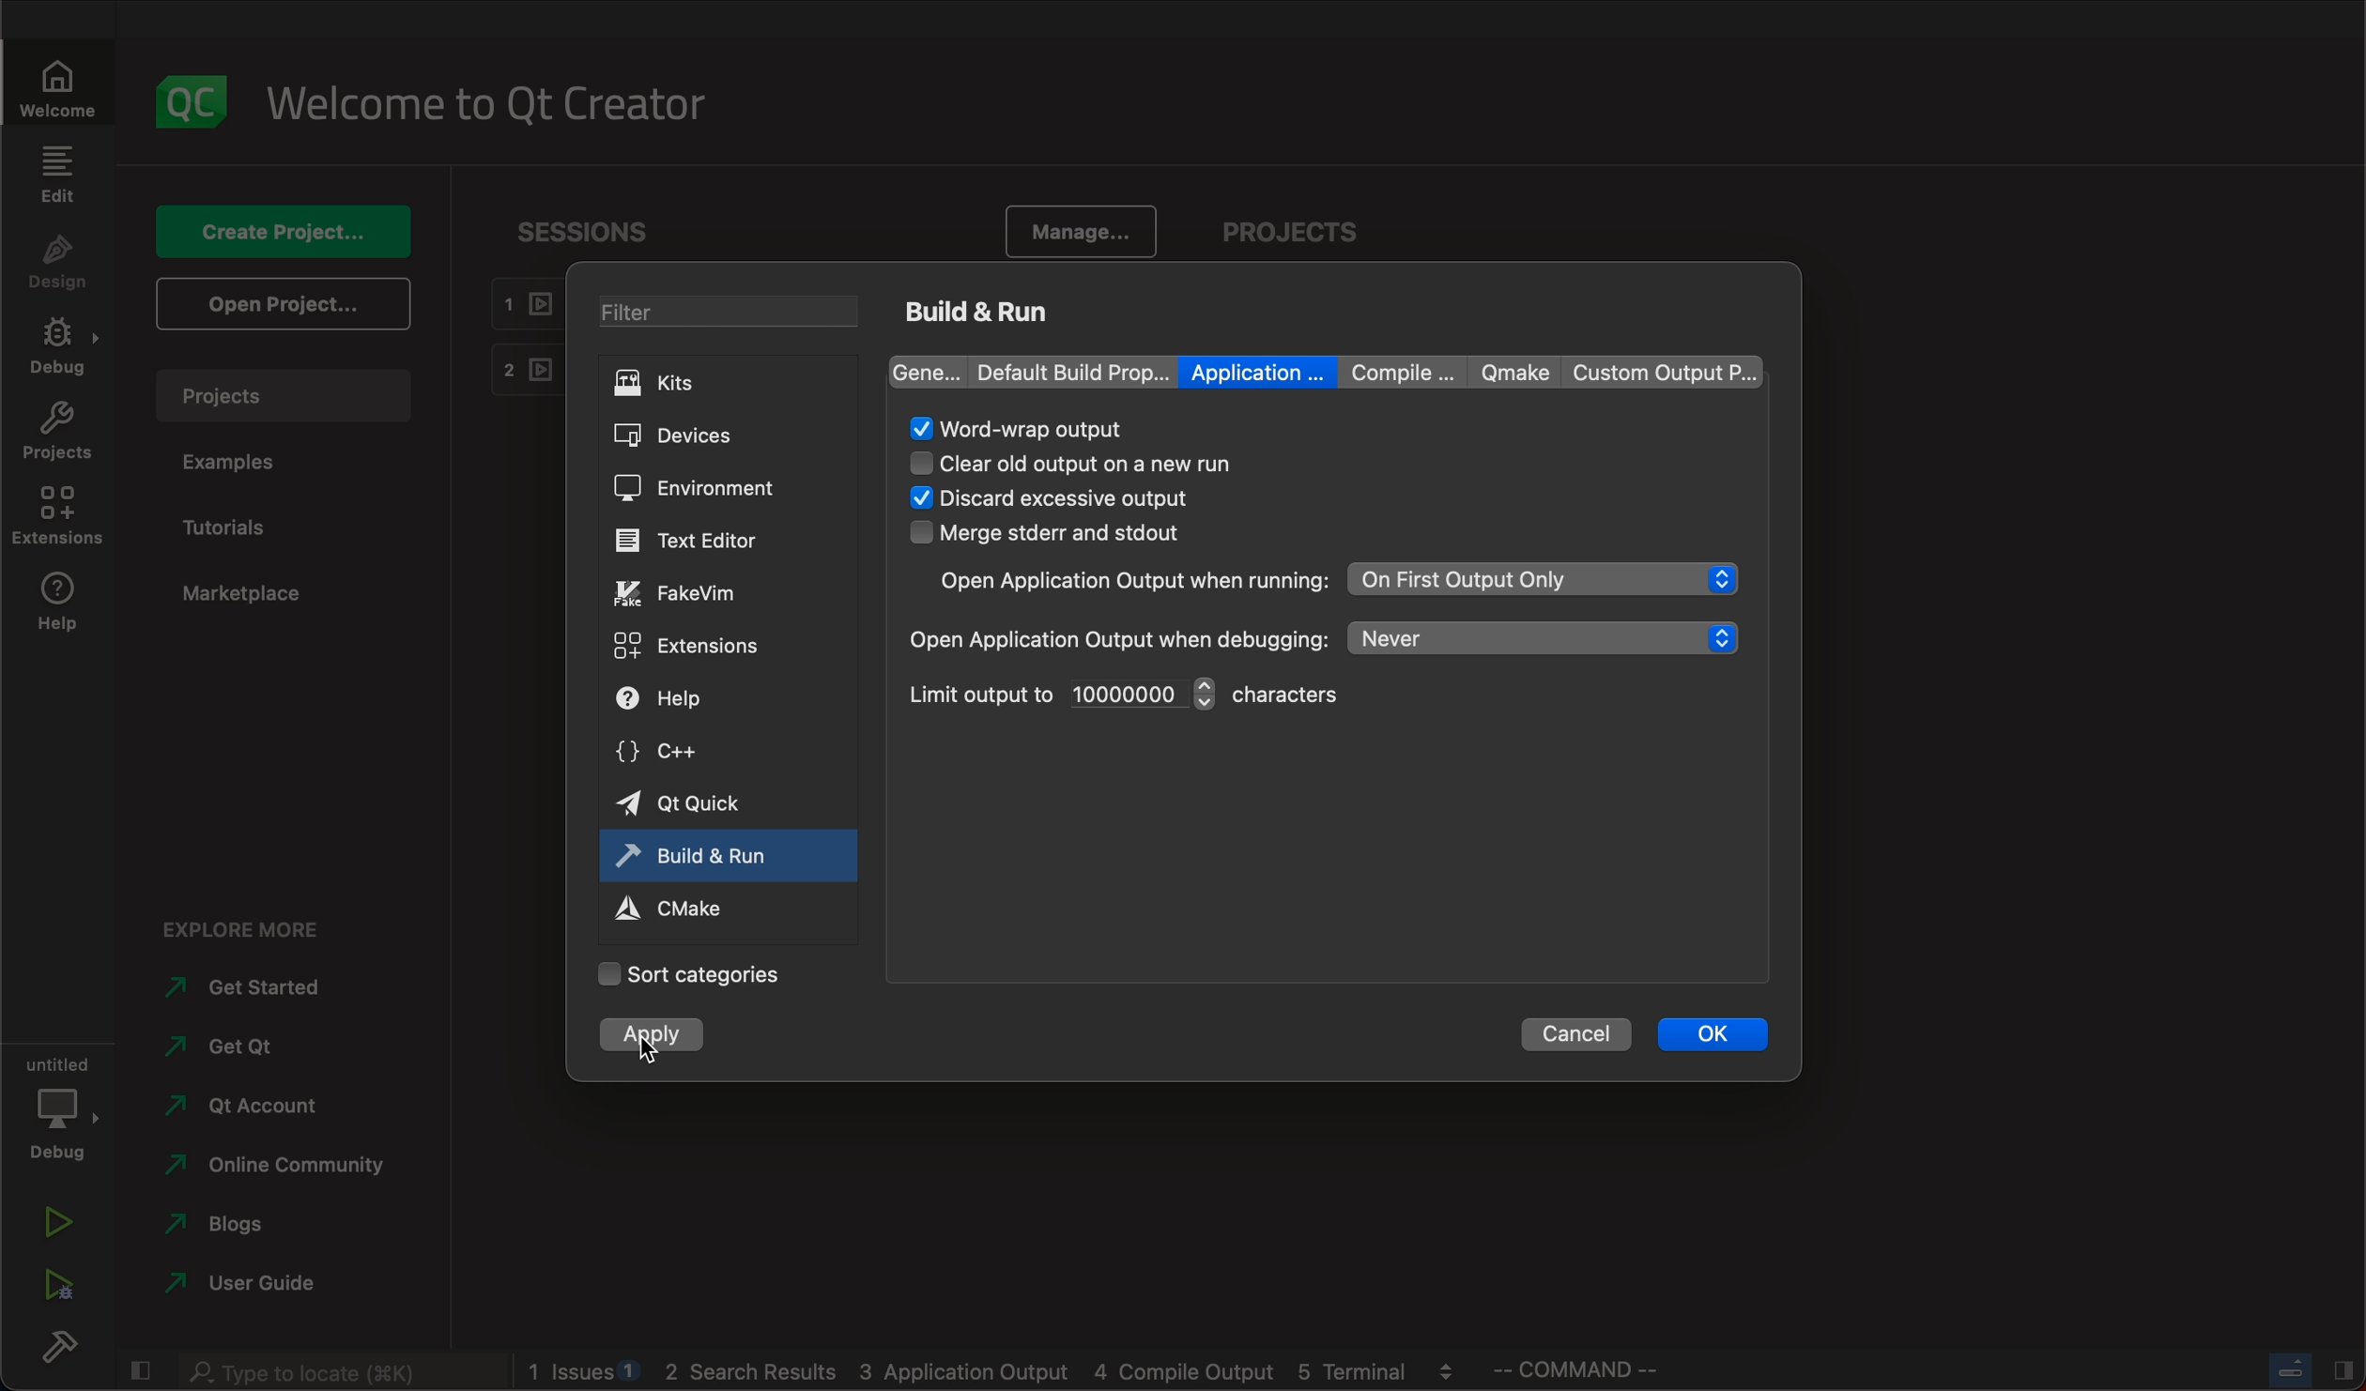 The width and height of the screenshot is (2366, 1391). What do you see at coordinates (248, 594) in the screenshot?
I see `marketplace` at bounding box center [248, 594].